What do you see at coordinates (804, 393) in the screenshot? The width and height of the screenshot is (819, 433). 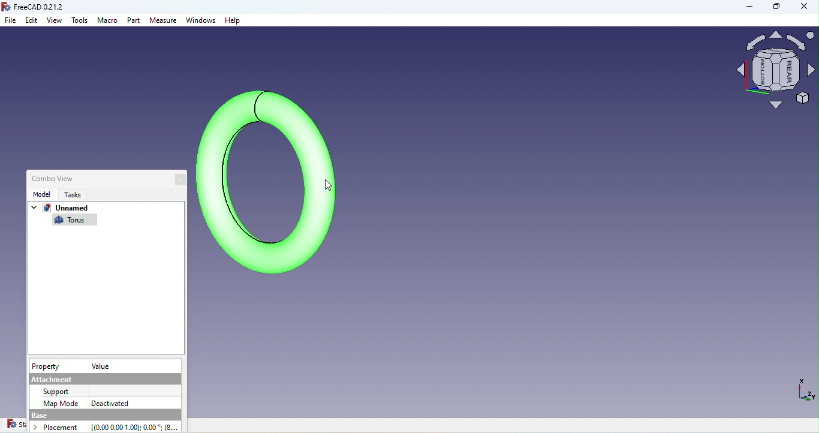 I see `Dimensions` at bounding box center [804, 393].